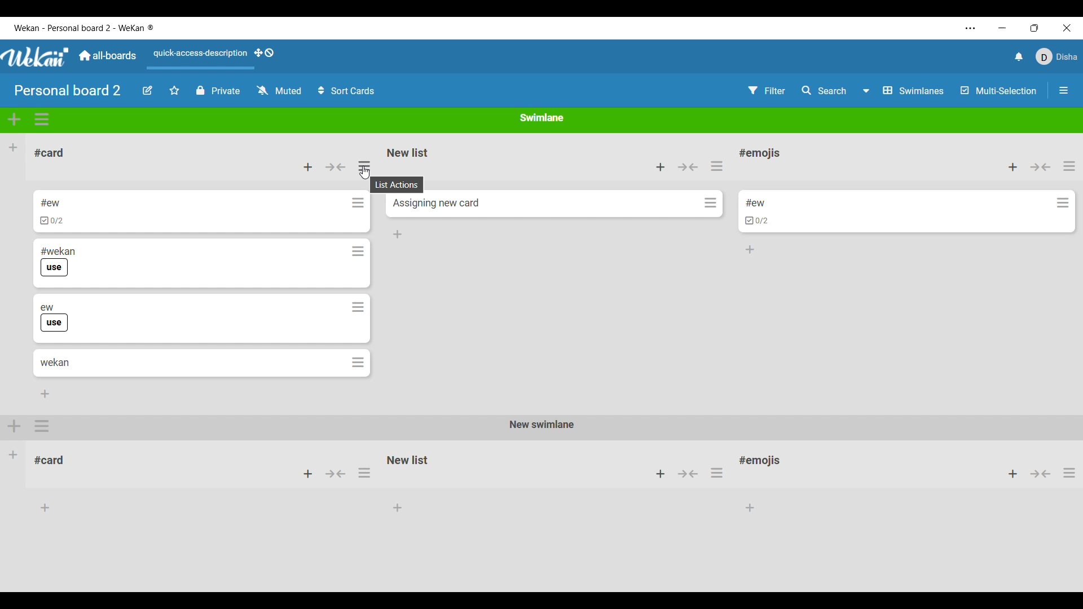 The width and height of the screenshot is (1083, 609). What do you see at coordinates (1040, 167) in the screenshot?
I see `Collapse` at bounding box center [1040, 167].